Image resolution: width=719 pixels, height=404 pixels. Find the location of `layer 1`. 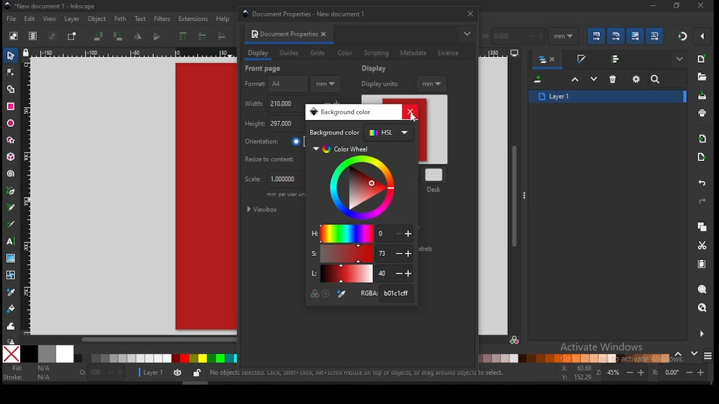

layer 1 is located at coordinates (608, 96).